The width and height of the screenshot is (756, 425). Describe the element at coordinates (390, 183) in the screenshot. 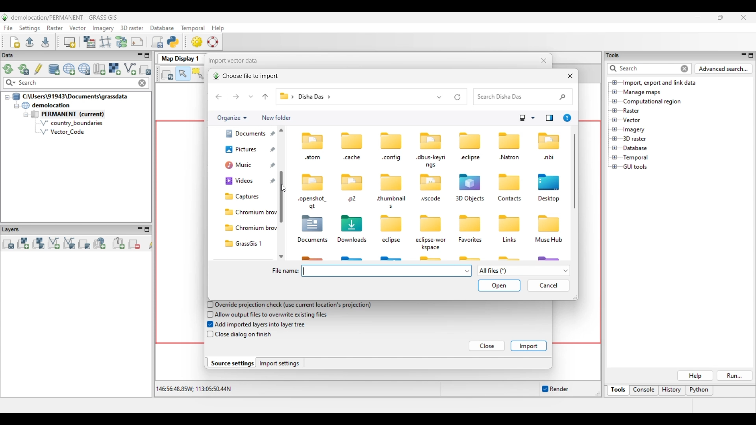

I see `icon` at that location.